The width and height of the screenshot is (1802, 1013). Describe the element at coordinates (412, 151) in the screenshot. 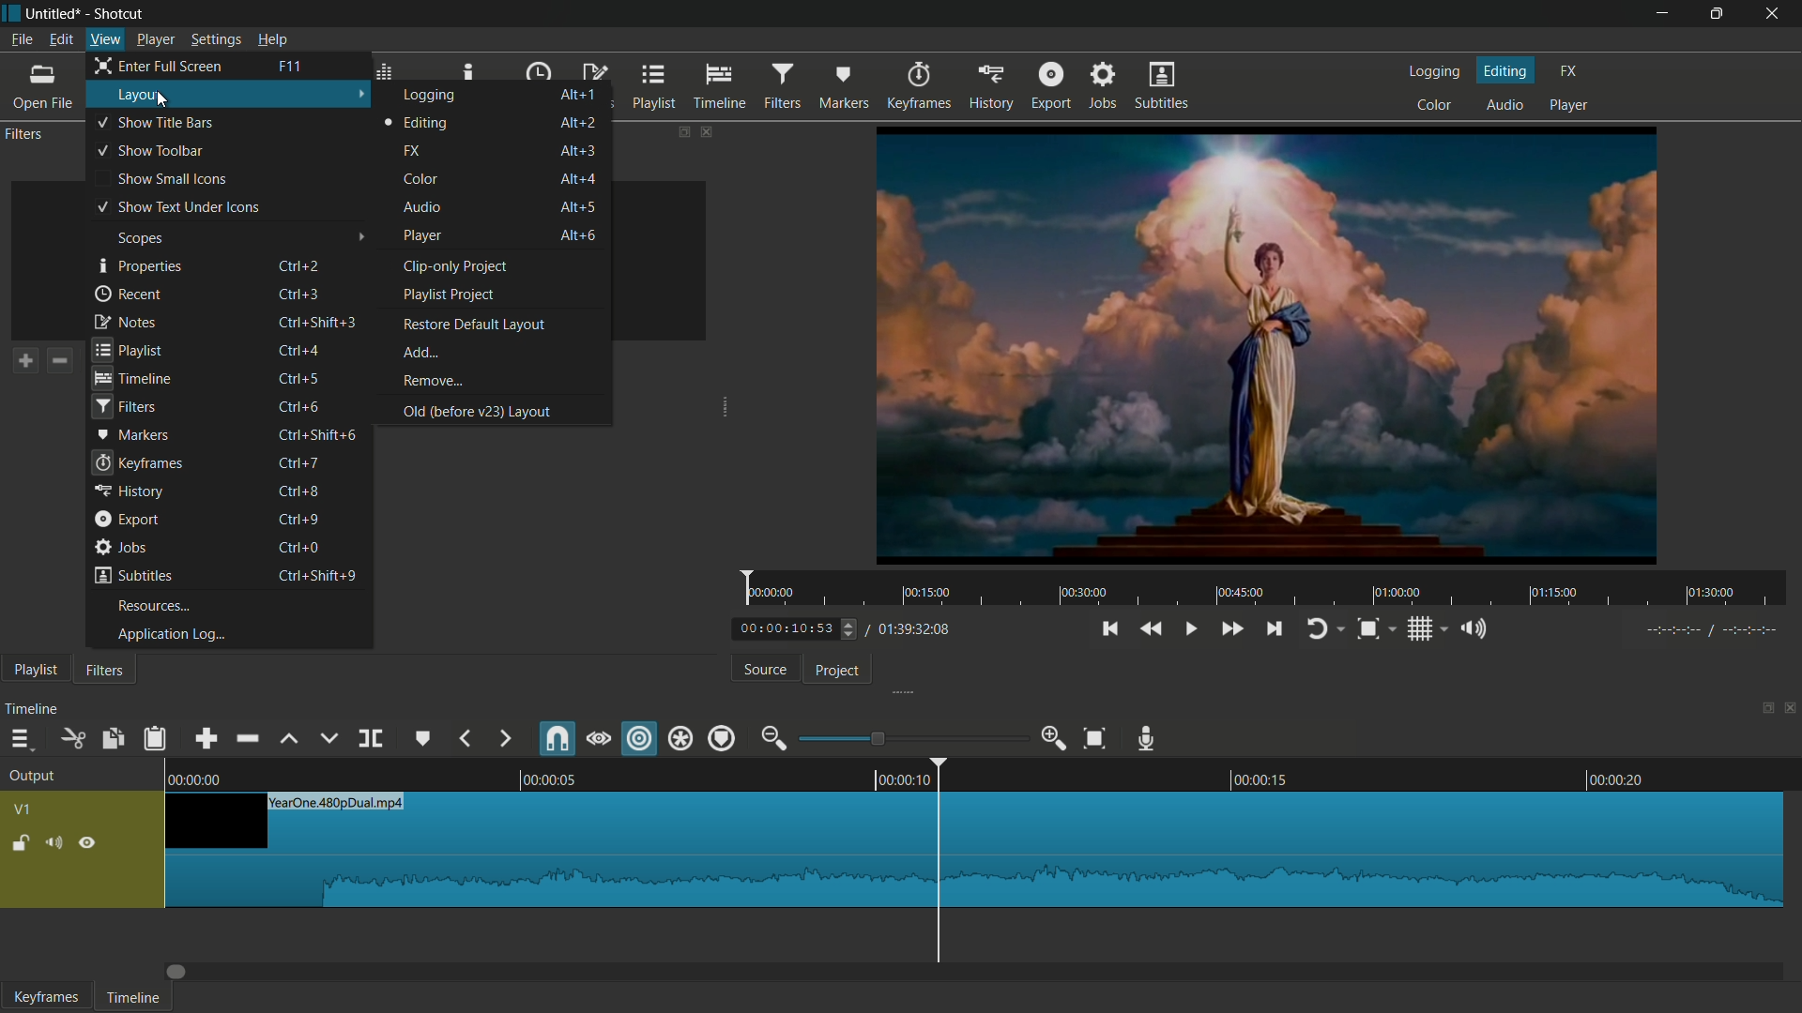

I see `fx` at that location.